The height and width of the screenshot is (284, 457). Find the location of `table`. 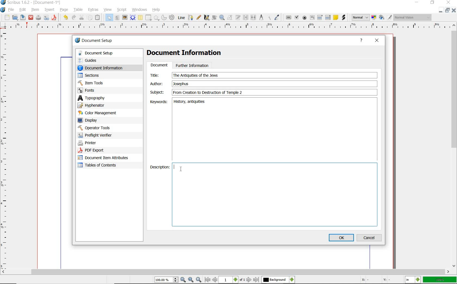

table is located at coordinates (78, 10).